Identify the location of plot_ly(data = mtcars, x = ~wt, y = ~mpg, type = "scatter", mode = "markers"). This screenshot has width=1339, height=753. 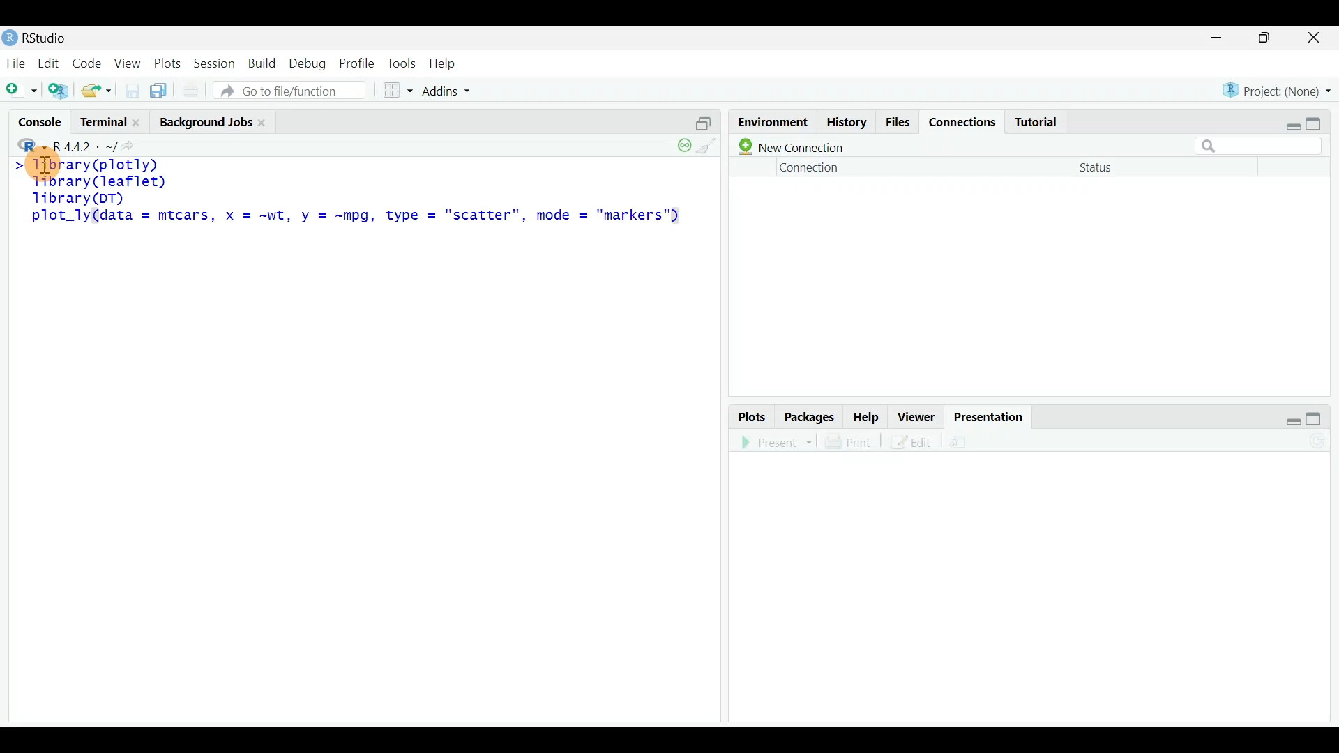
(351, 218).